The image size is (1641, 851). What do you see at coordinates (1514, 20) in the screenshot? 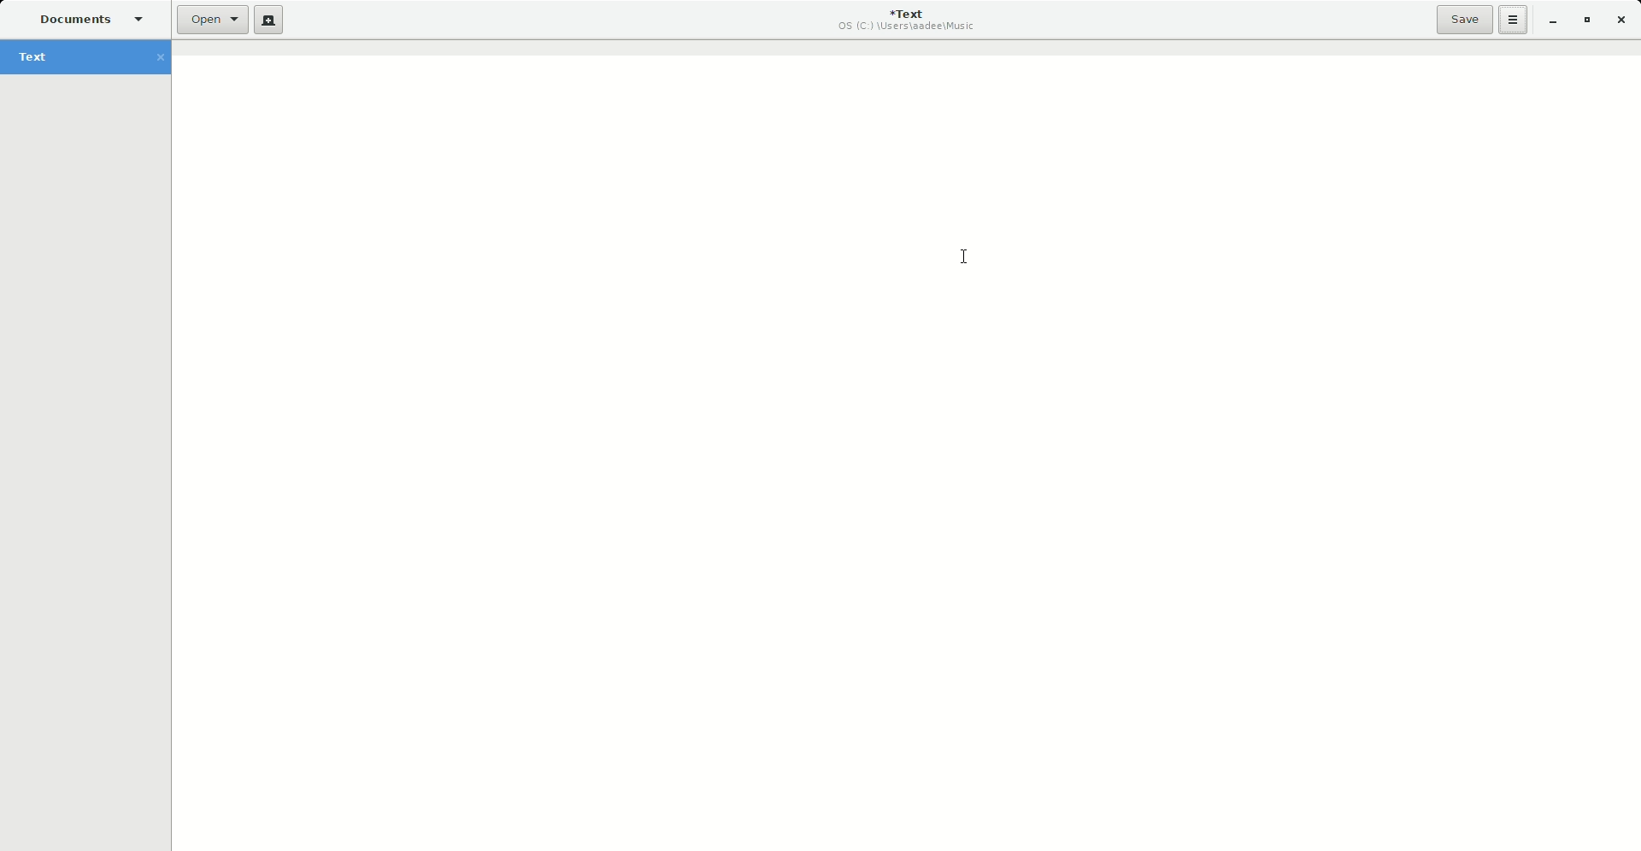
I see `Options` at bounding box center [1514, 20].